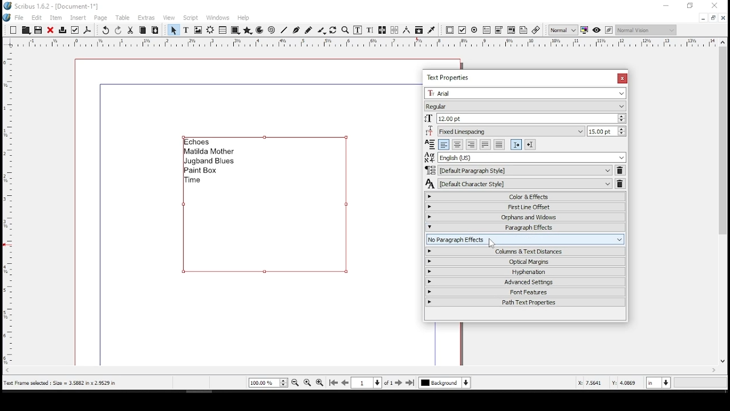 The height and width of the screenshot is (411, 730). What do you see at coordinates (524, 106) in the screenshot?
I see `font type` at bounding box center [524, 106].